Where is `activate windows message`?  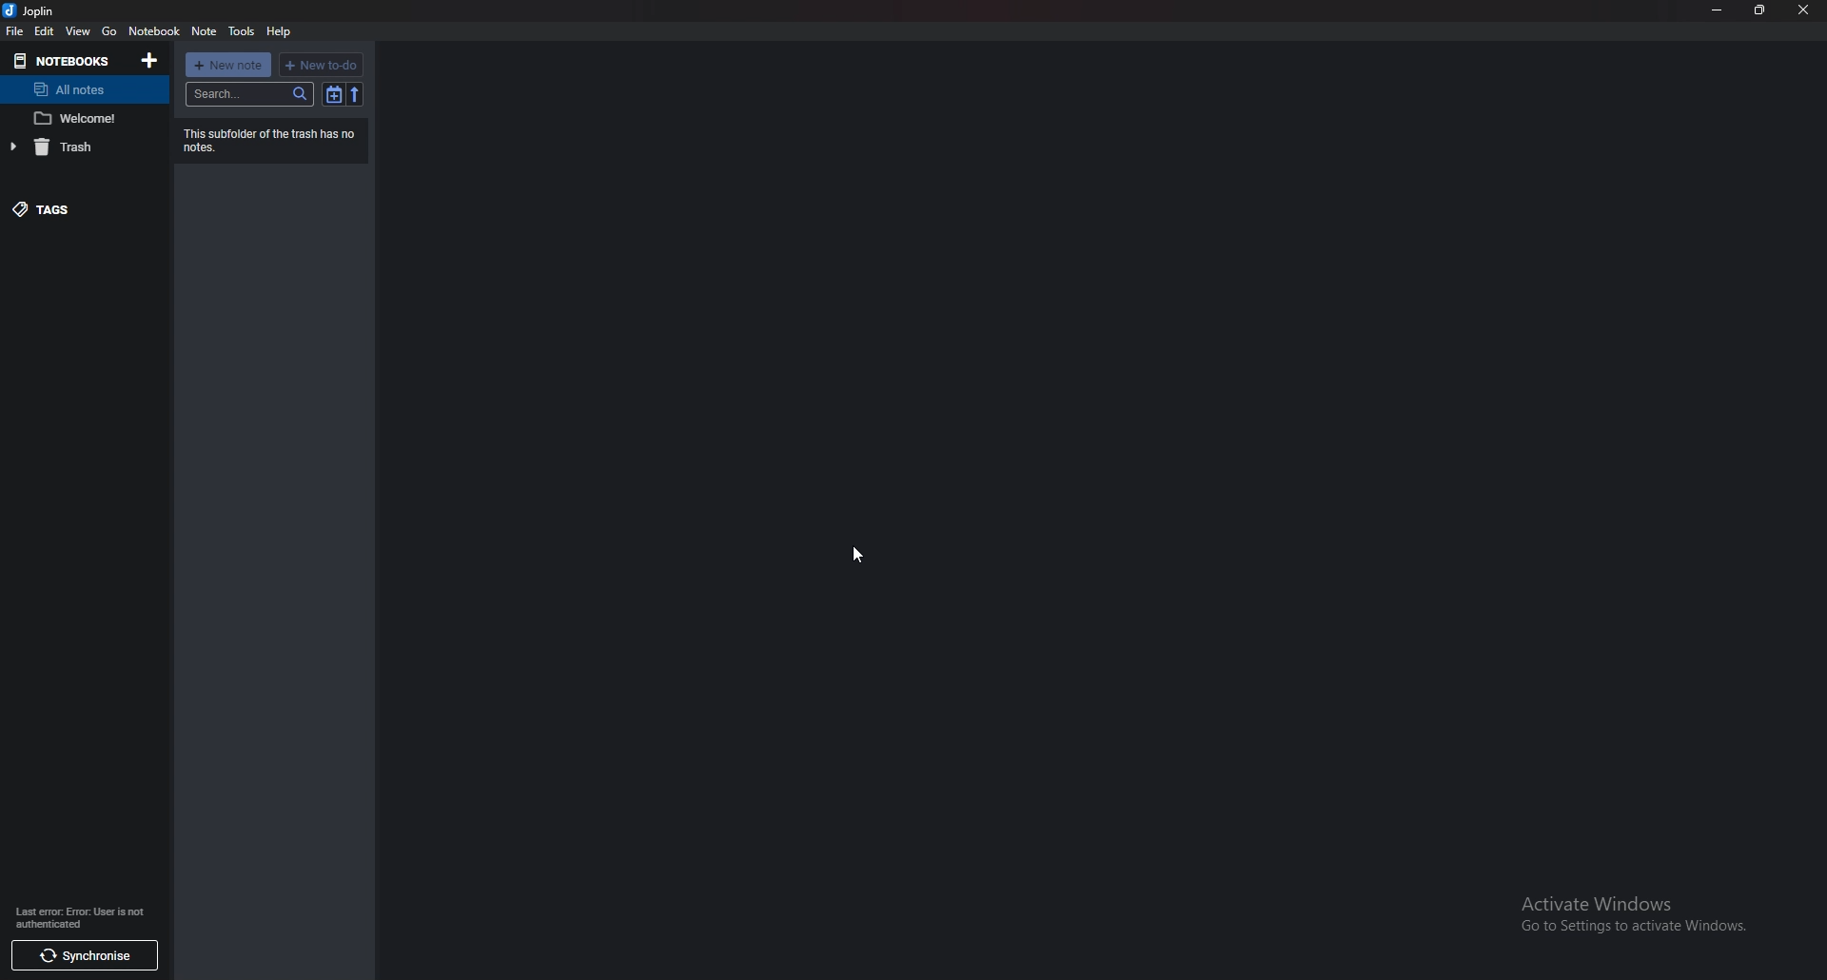 activate windows message is located at coordinates (1631, 907).